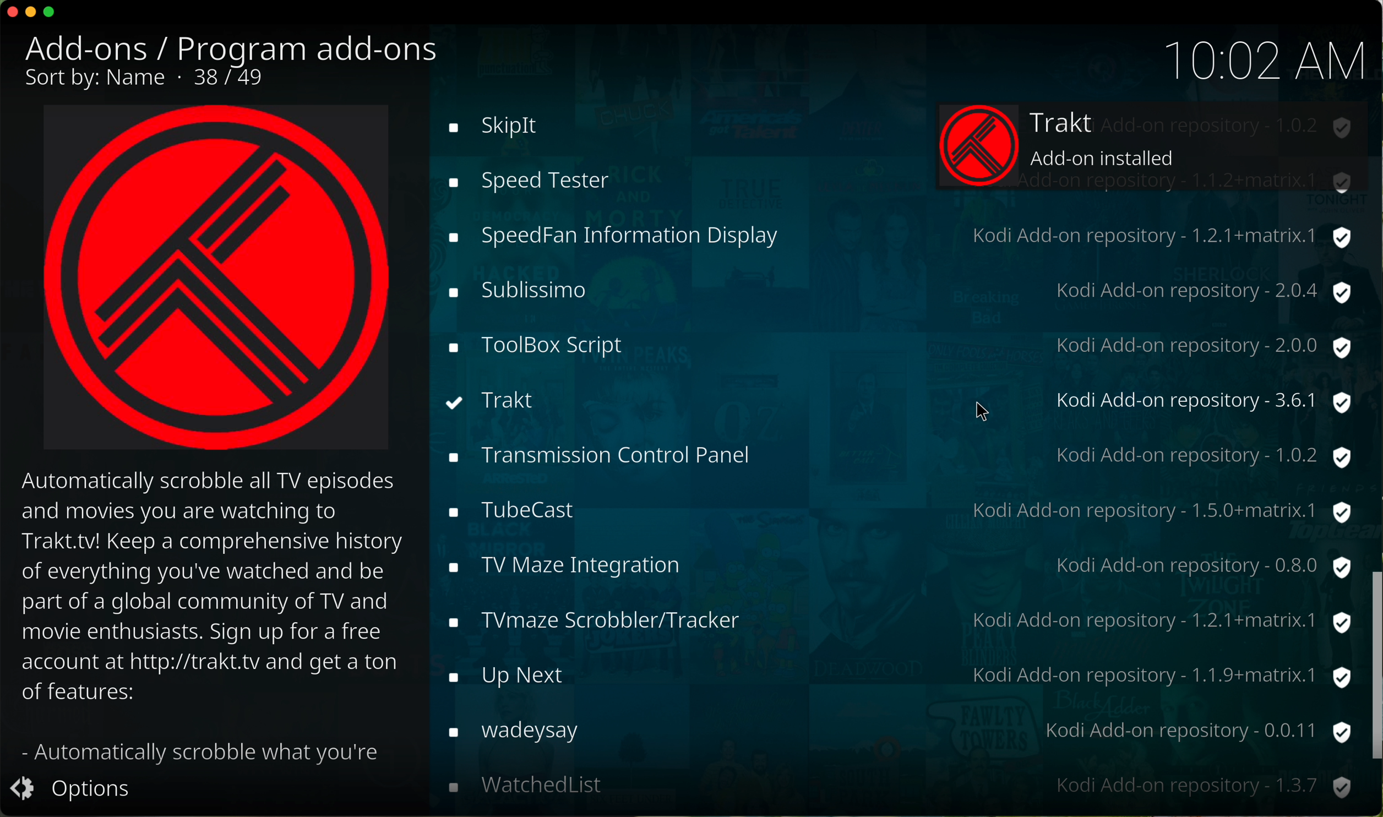 The width and height of the screenshot is (1383, 817). What do you see at coordinates (983, 412) in the screenshot?
I see `mouse` at bounding box center [983, 412].